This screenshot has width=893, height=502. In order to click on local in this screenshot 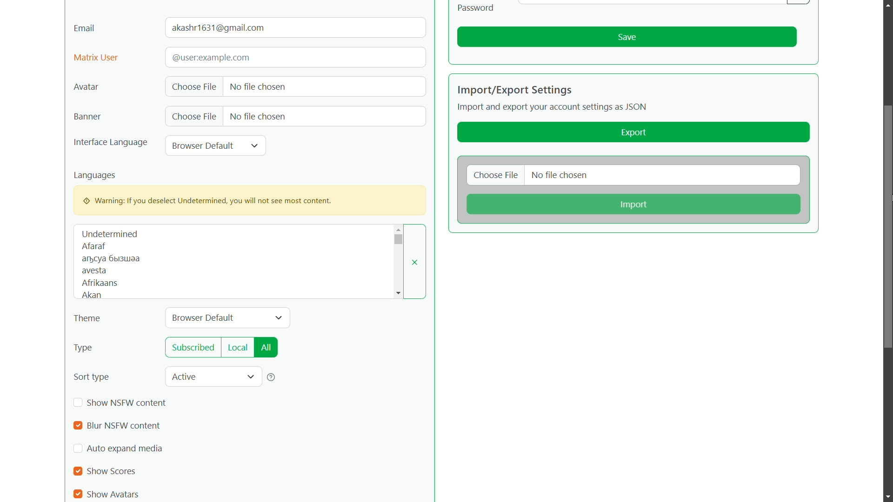, I will do `click(238, 347)`.